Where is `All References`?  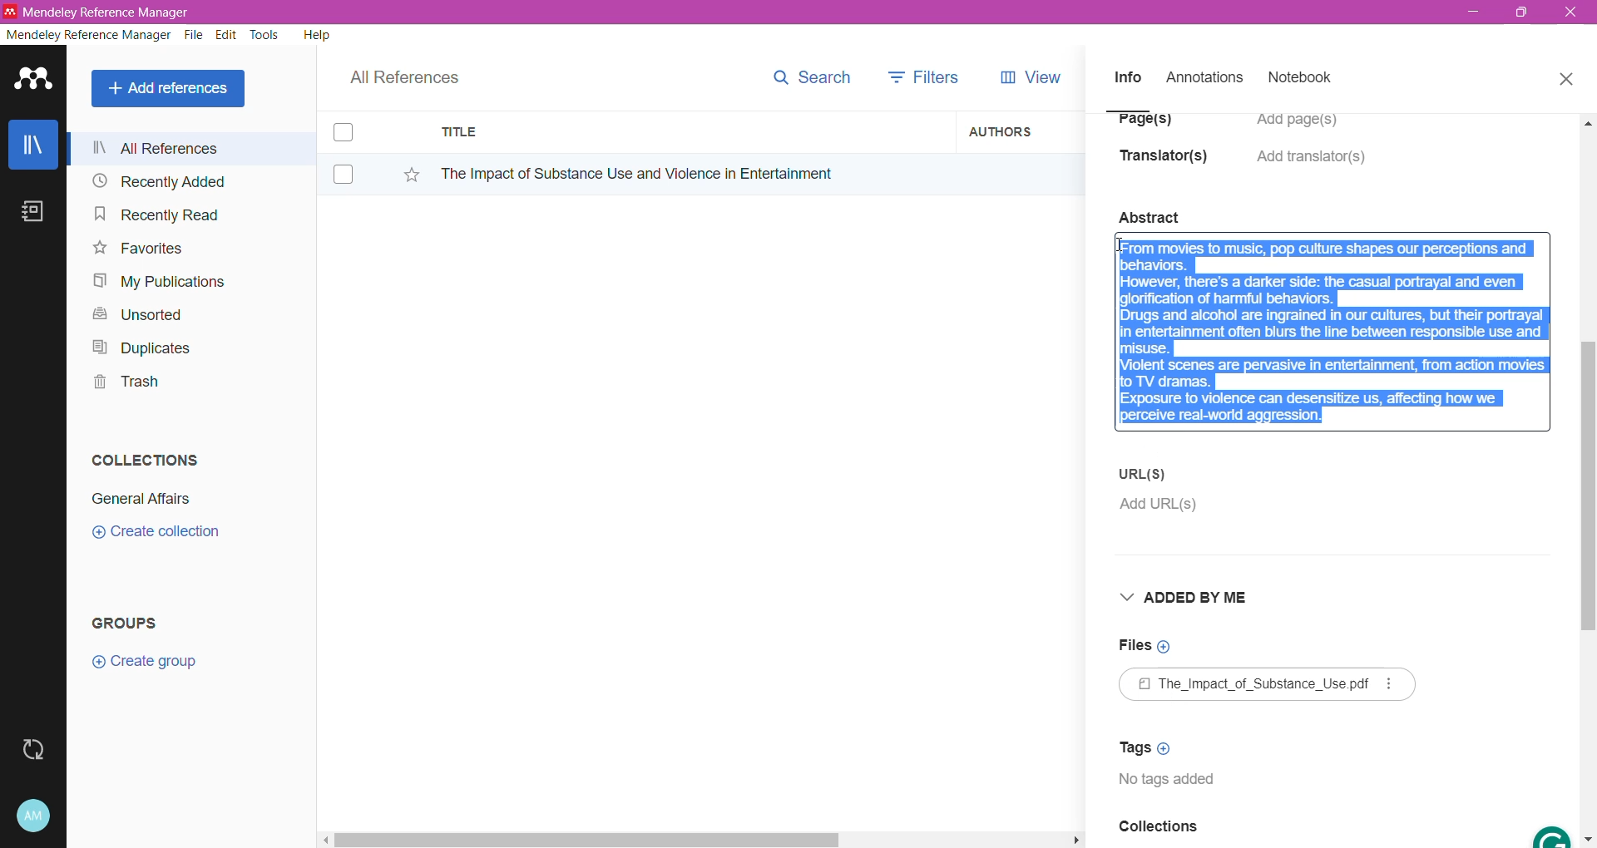 All References is located at coordinates (416, 73).